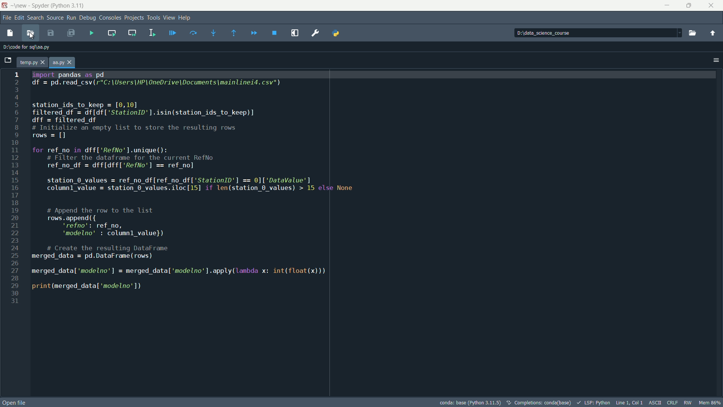 The width and height of the screenshot is (723, 407). What do you see at coordinates (688, 402) in the screenshot?
I see `rw` at bounding box center [688, 402].